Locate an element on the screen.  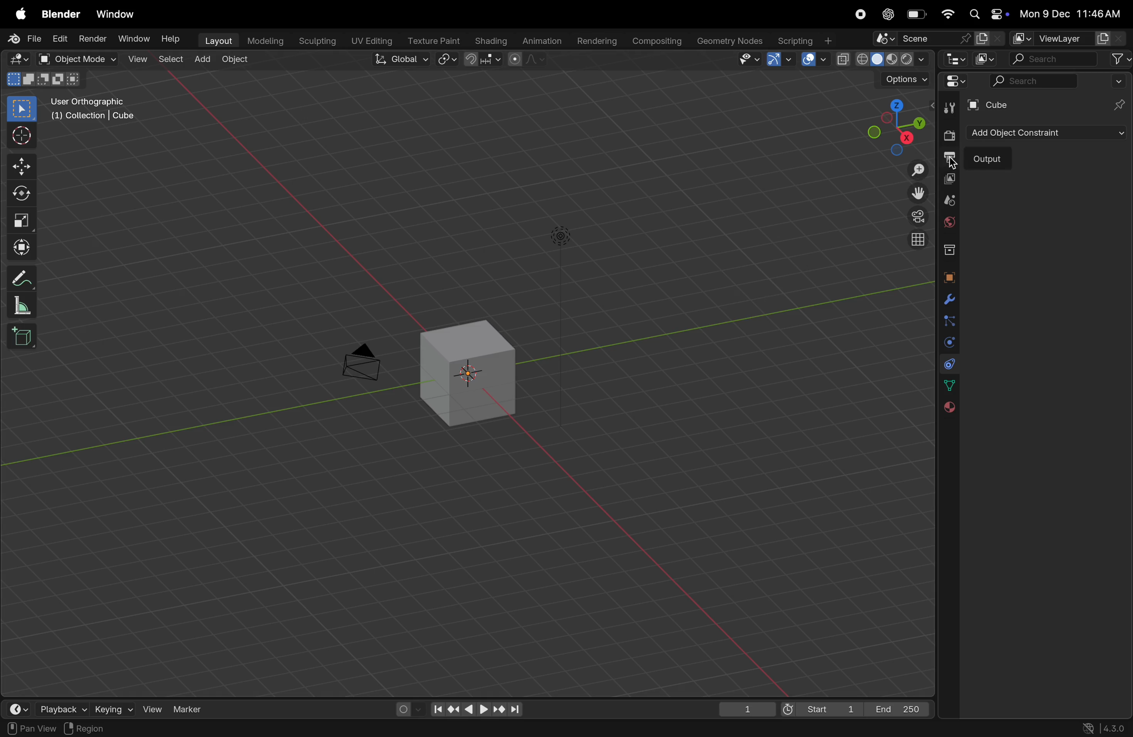
time frame is located at coordinates (20, 708).